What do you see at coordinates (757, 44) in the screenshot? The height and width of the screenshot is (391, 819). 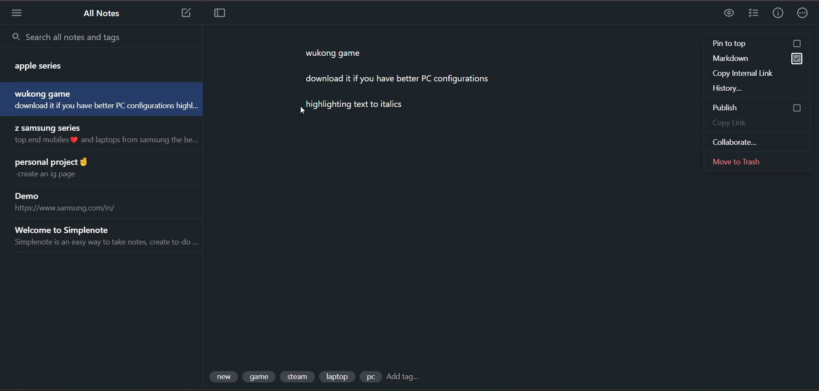 I see `pin to top` at bounding box center [757, 44].